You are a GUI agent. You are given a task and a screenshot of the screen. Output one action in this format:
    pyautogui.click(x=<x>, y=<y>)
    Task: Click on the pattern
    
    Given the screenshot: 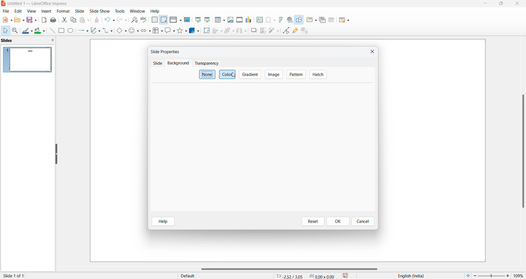 What is the action you would take?
    pyautogui.click(x=296, y=75)
    